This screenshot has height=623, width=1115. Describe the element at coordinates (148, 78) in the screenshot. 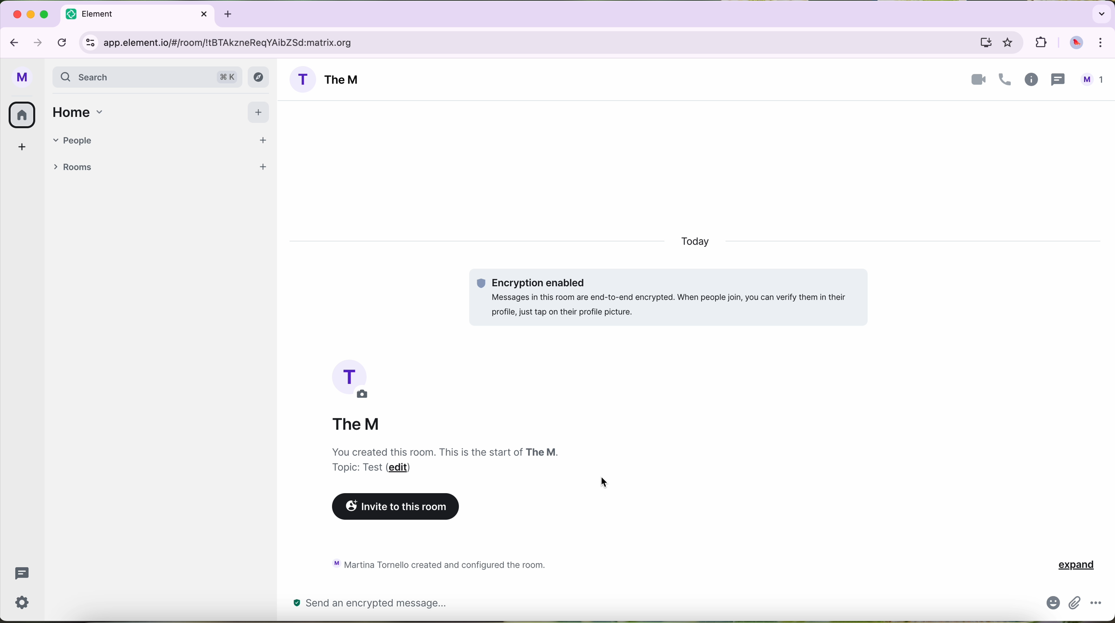

I see `search bar` at that location.